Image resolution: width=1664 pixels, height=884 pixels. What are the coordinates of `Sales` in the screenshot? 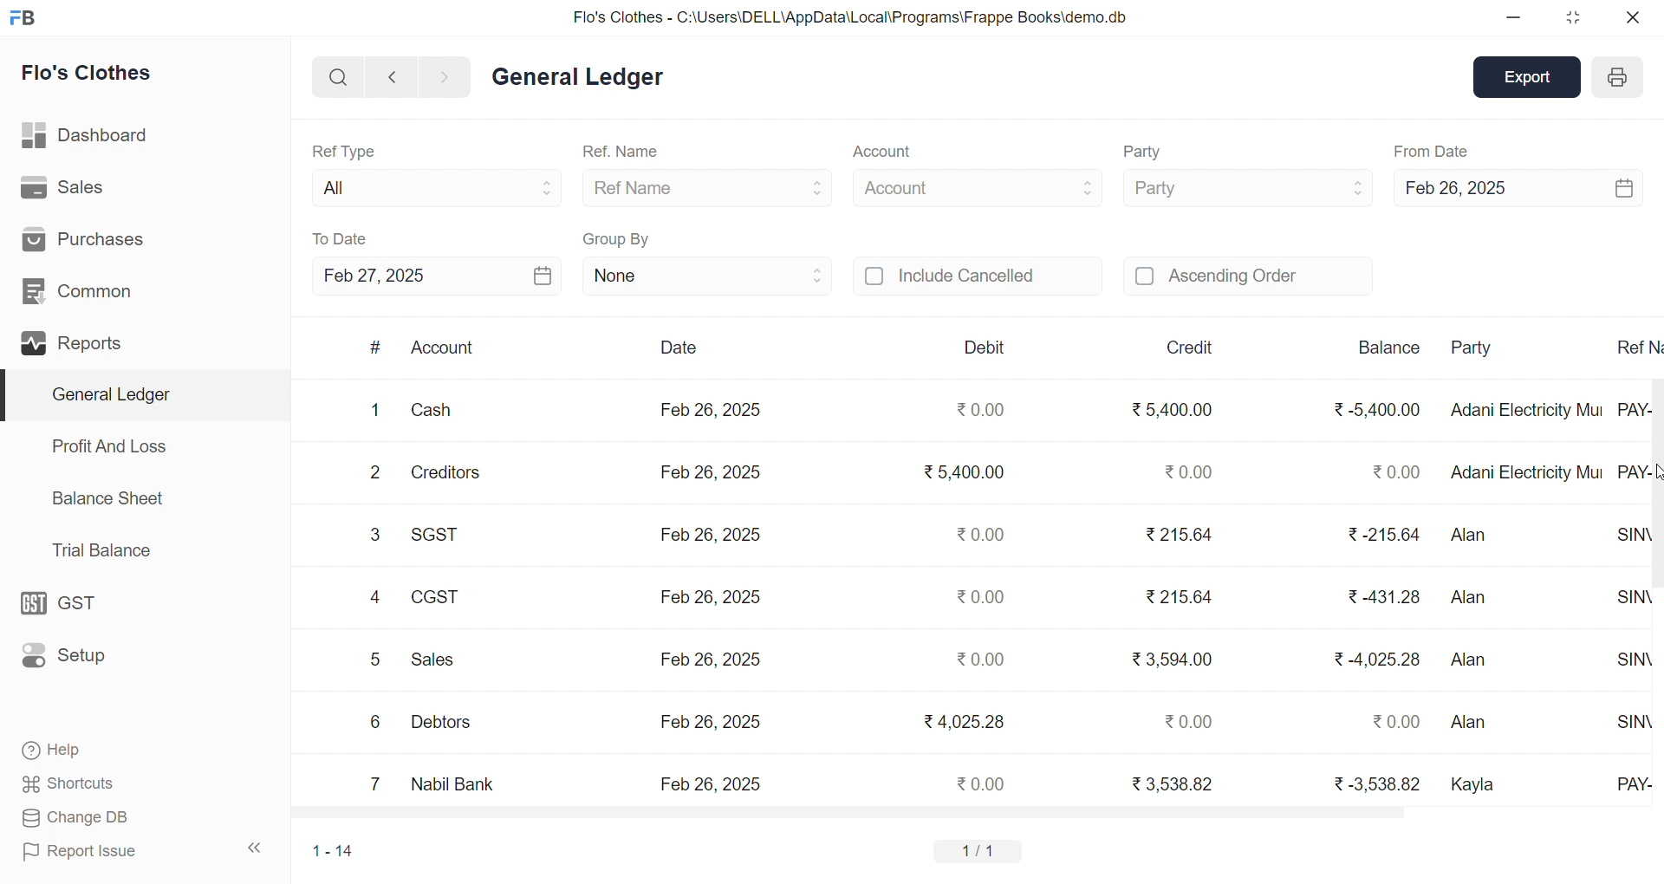 It's located at (63, 185).